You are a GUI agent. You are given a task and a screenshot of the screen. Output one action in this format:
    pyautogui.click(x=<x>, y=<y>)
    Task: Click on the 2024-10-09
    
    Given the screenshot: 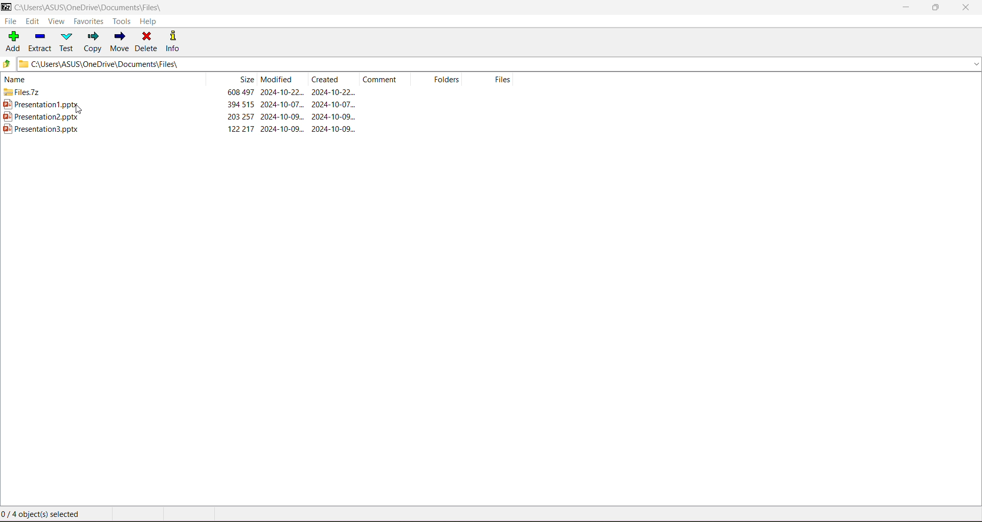 What is the action you would take?
    pyautogui.click(x=333, y=116)
    